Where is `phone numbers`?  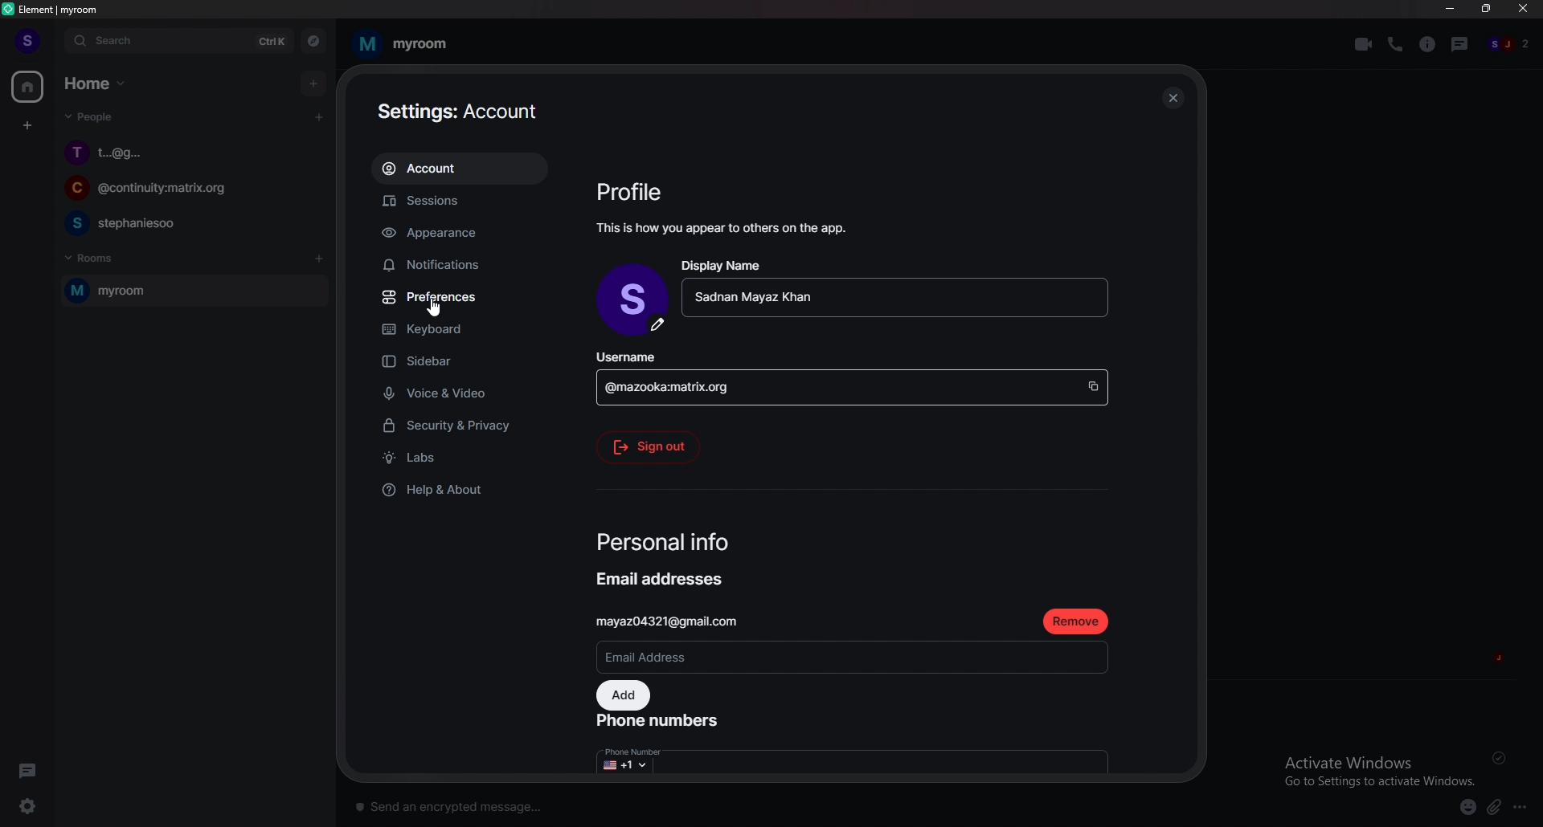 phone numbers is located at coordinates (661, 723).